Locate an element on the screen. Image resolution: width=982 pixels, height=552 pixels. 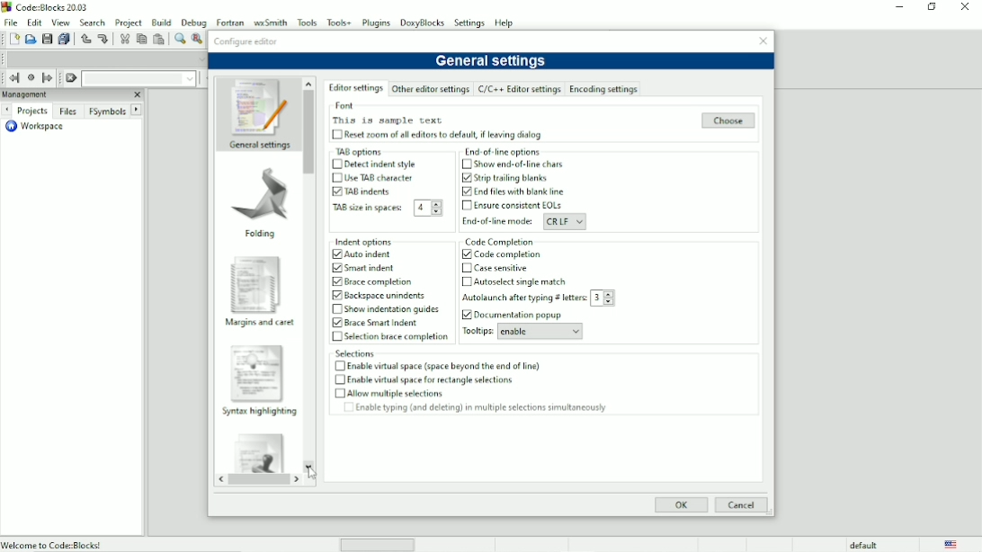
Ensure consistent EOLs is located at coordinates (522, 205).